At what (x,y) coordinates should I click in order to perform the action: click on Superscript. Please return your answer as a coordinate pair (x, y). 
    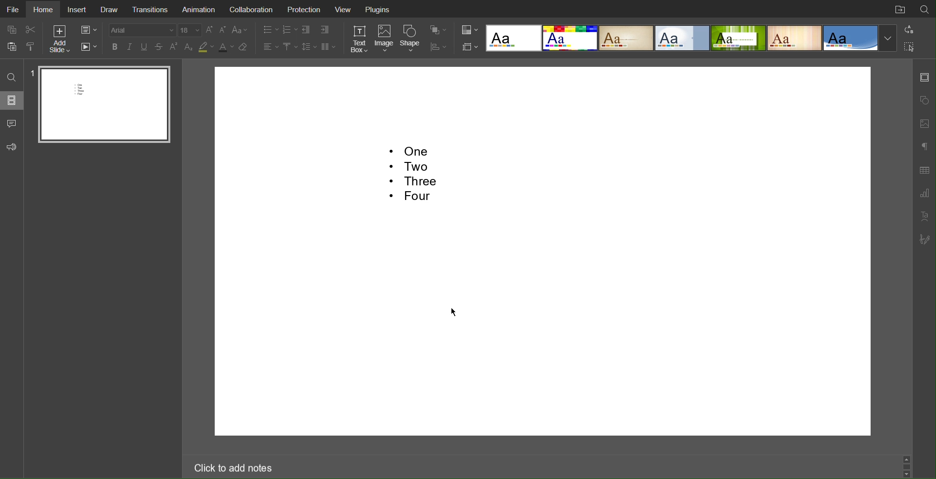
    Looking at the image, I should click on (174, 47).